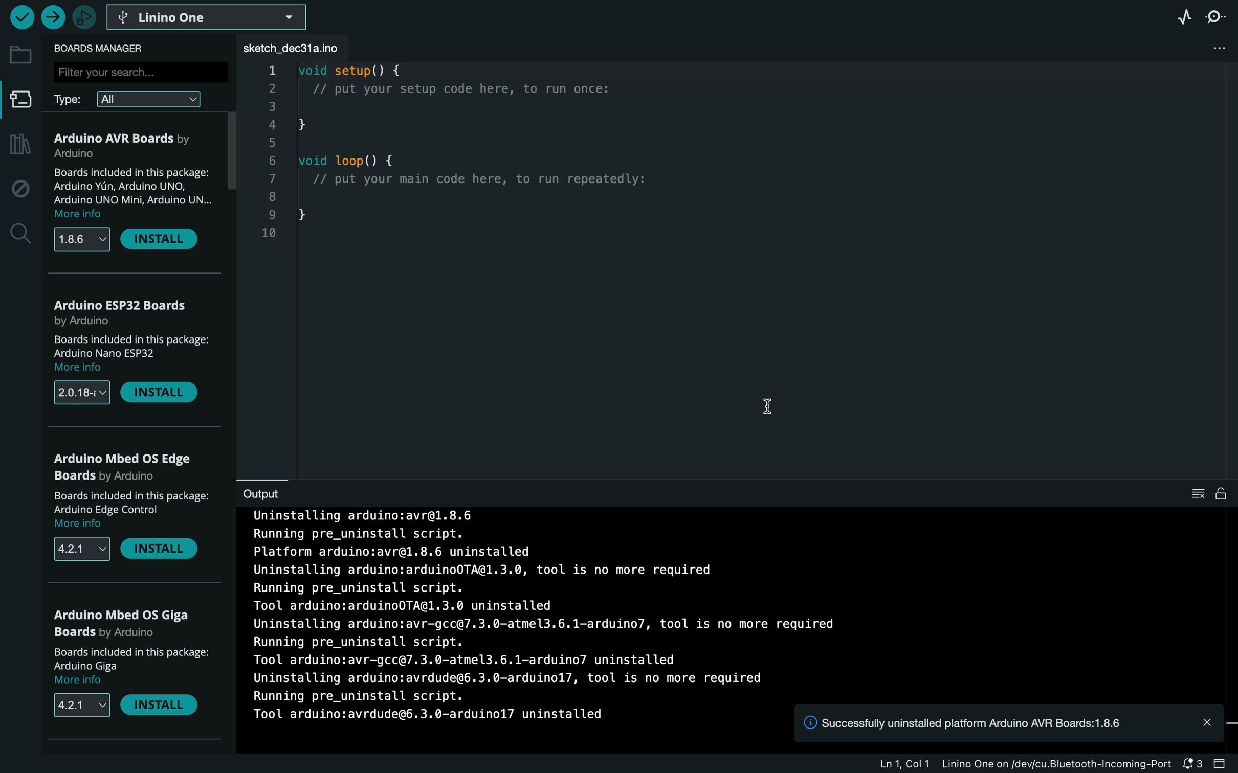 The height and width of the screenshot is (773, 1238). I want to click on description, so click(132, 503).